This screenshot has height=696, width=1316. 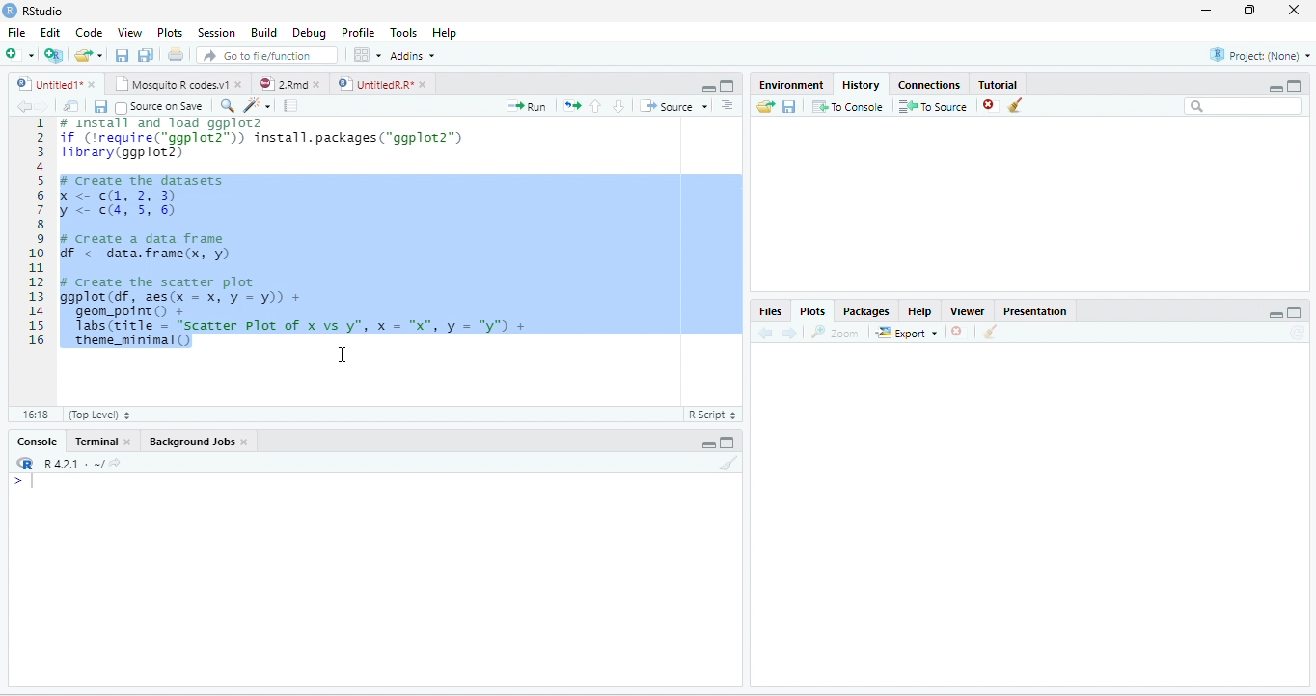 I want to click on Minimize, so click(x=1275, y=314).